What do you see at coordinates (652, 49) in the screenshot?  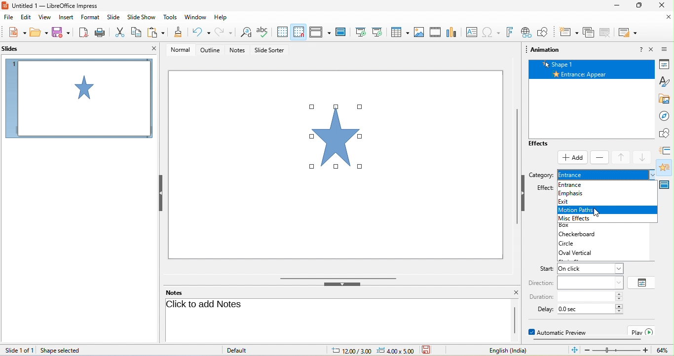 I see `close` at bounding box center [652, 49].